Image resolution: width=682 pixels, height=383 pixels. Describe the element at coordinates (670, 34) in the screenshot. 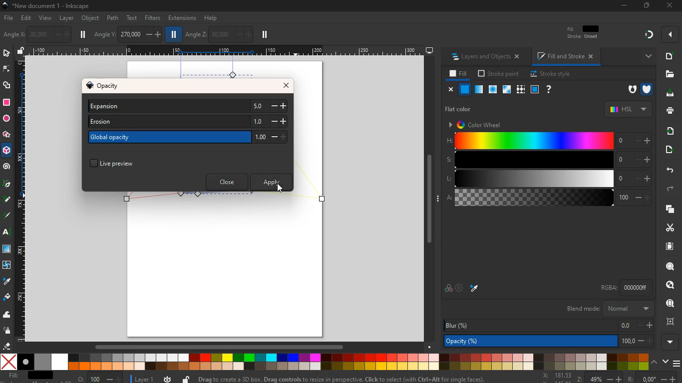

I see `more` at that location.